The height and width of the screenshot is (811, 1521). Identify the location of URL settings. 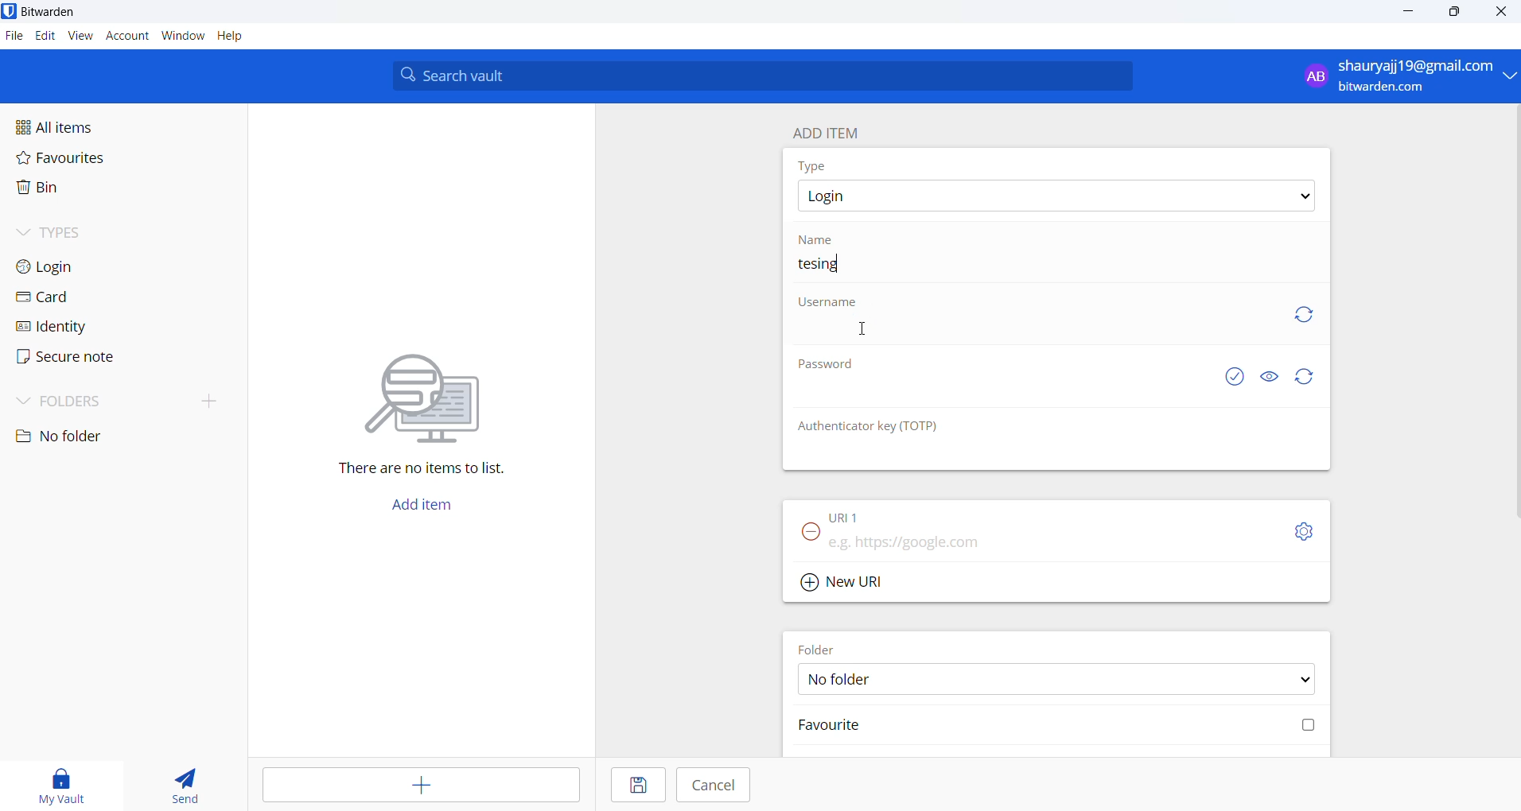
(1307, 533).